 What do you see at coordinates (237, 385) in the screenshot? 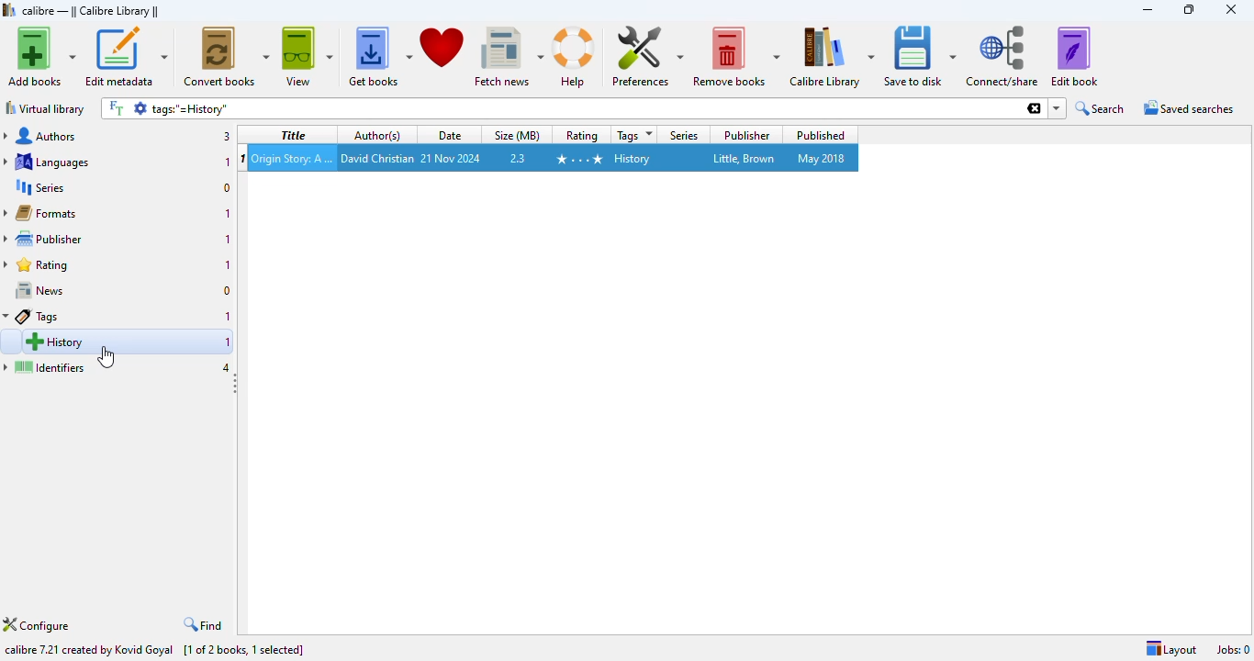
I see `toggle sidebar` at bounding box center [237, 385].